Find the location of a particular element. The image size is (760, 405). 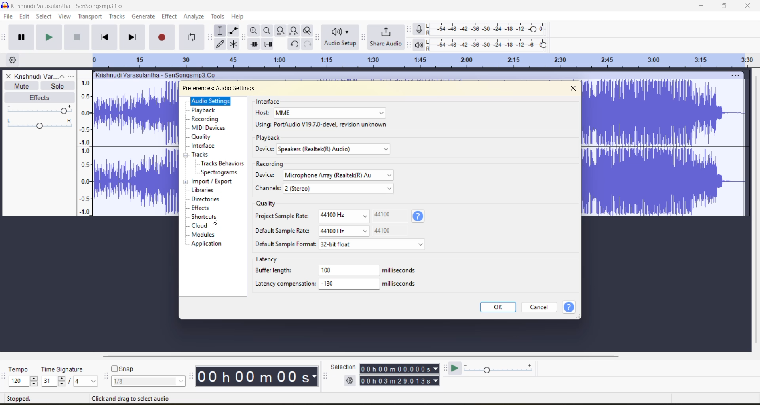

default sample rate is located at coordinates (327, 232).